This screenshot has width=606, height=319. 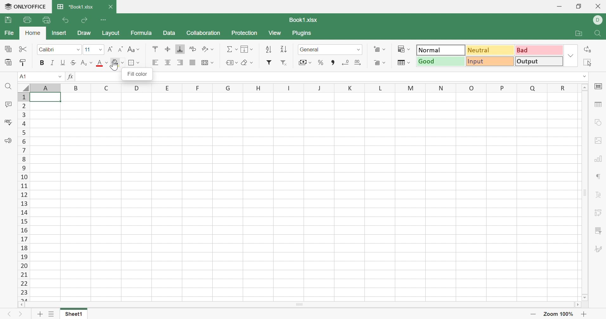 I want to click on Wrap Text, so click(x=193, y=48).